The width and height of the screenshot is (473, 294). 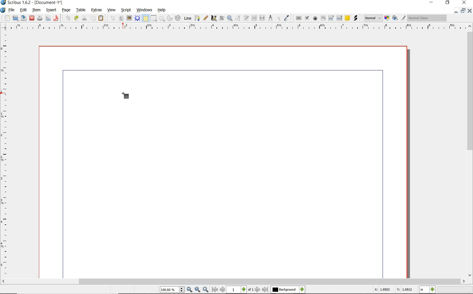 I want to click on select, so click(x=114, y=19).